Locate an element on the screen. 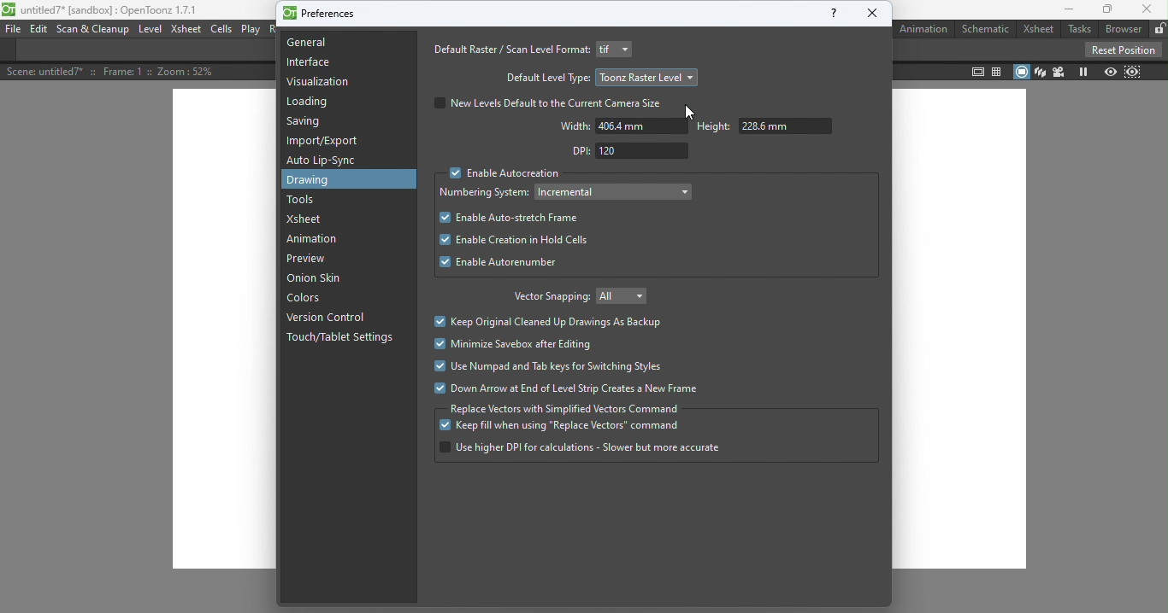  New levels default to the current camera size is located at coordinates (547, 105).